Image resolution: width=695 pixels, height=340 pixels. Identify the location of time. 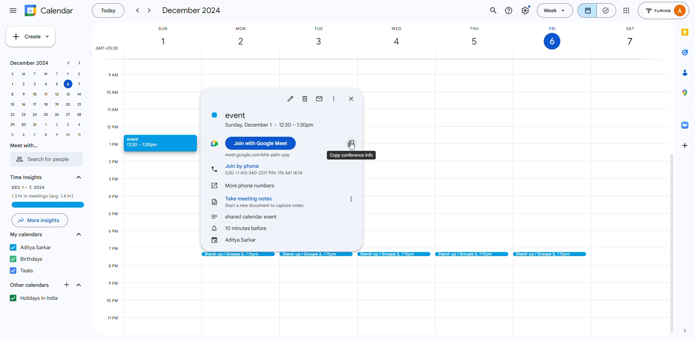
(241, 228).